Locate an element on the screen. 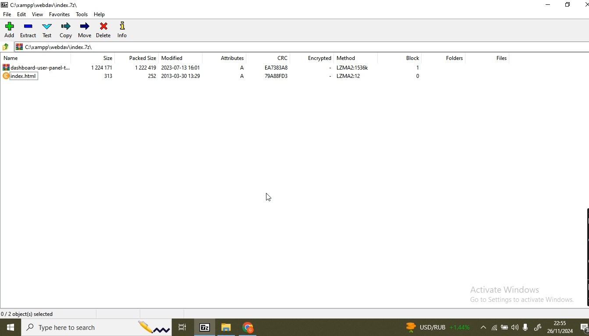  Pointer is located at coordinates (267, 197).